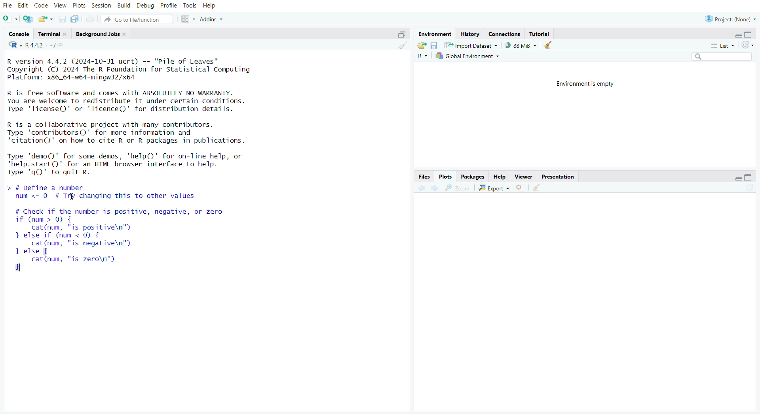  Describe the element at coordinates (747, 45) in the screenshot. I see `refresh list` at that location.